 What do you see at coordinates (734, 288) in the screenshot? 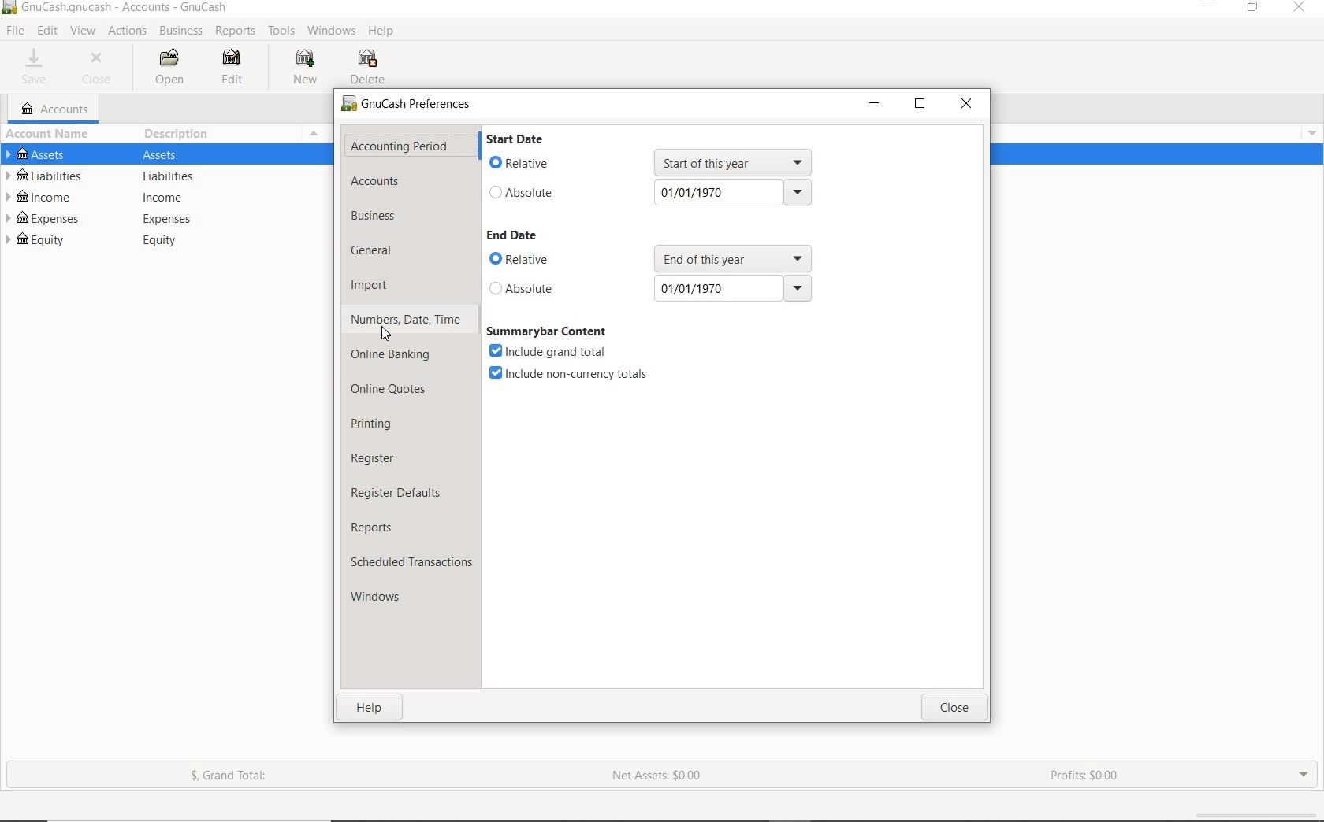
I see `01/01/1970` at bounding box center [734, 288].